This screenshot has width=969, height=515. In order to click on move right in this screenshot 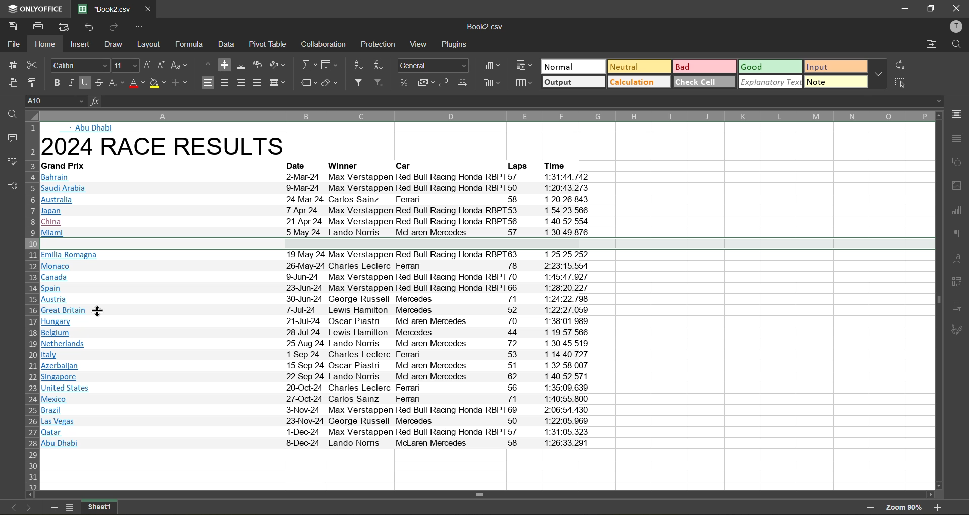, I will do `click(930, 495)`.